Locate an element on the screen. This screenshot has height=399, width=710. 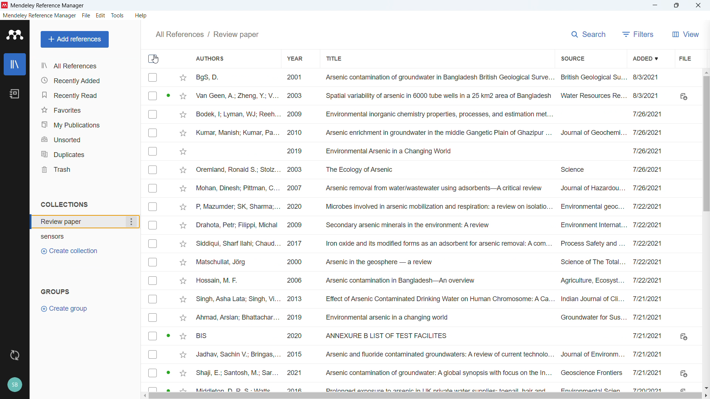
Select all entries  is located at coordinates (153, 59).